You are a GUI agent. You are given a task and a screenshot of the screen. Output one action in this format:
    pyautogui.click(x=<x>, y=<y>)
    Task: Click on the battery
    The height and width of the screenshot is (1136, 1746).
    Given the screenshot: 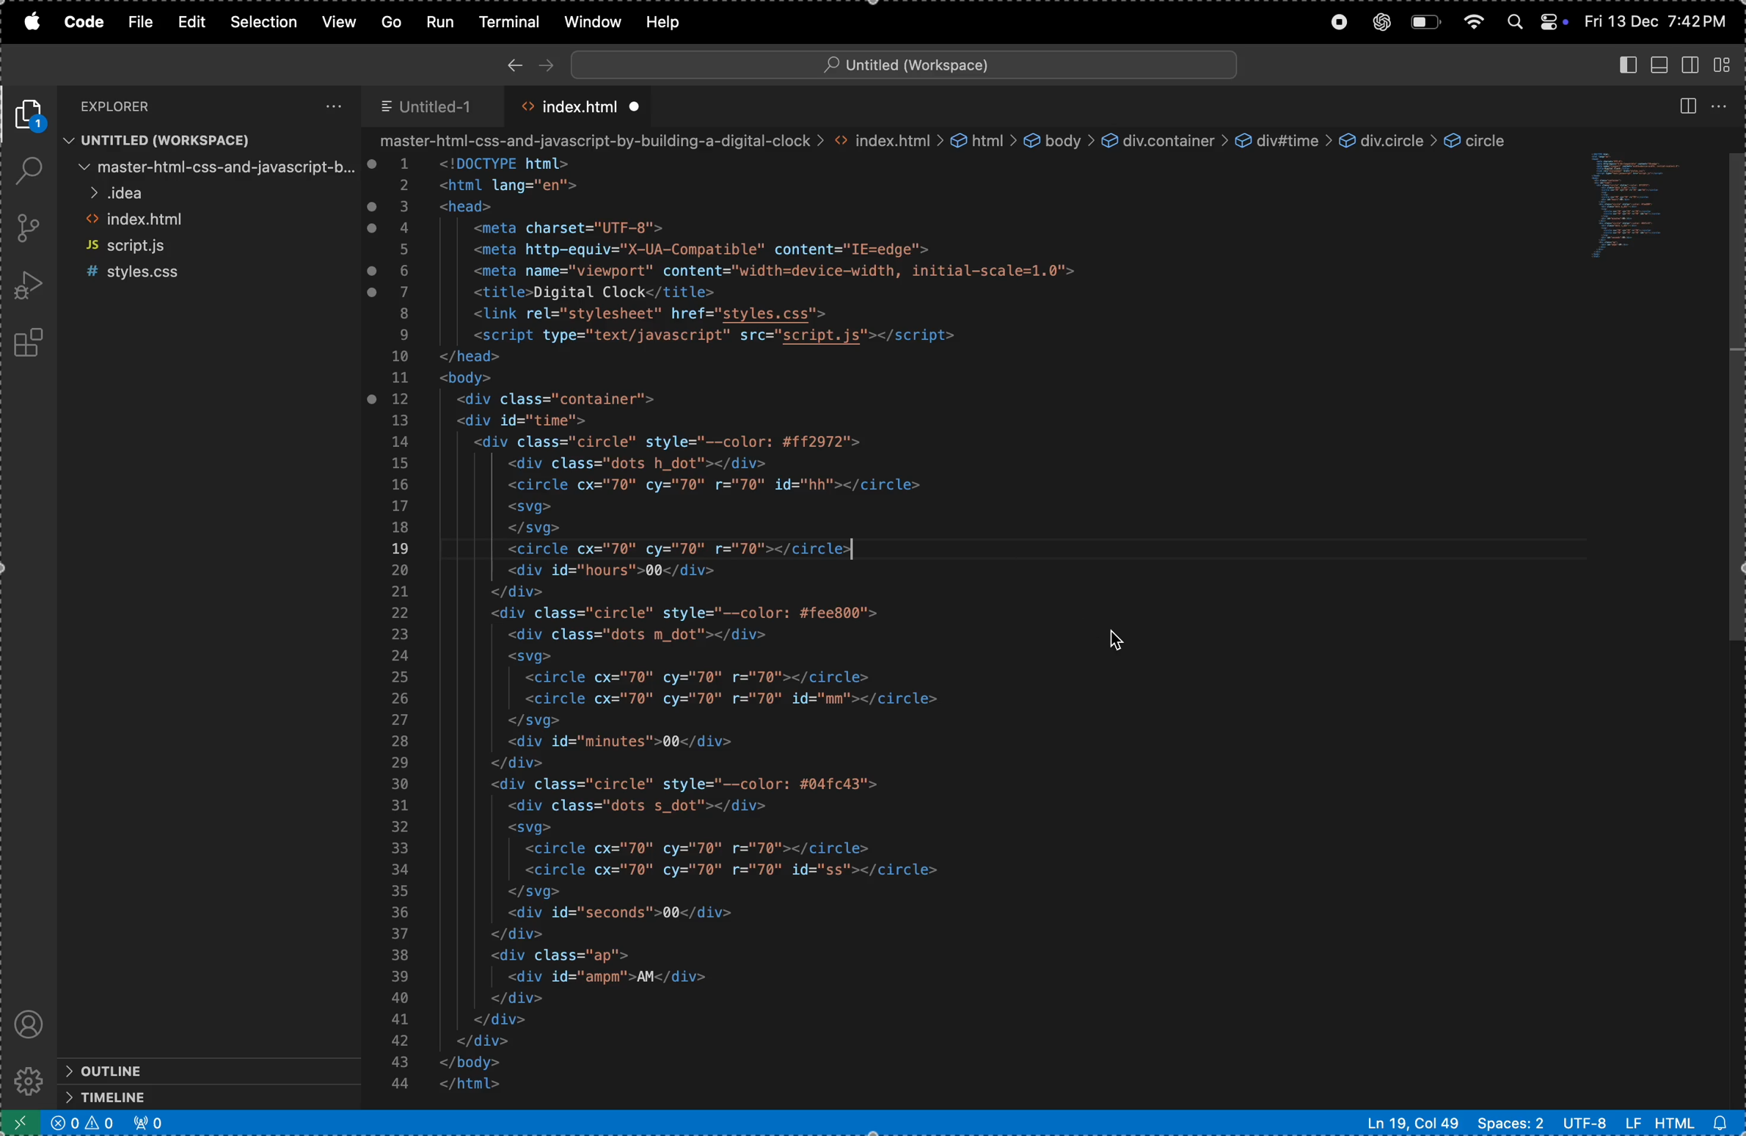 What is the action you would take?
    pyautogui.click(x=1428, y=22)
    